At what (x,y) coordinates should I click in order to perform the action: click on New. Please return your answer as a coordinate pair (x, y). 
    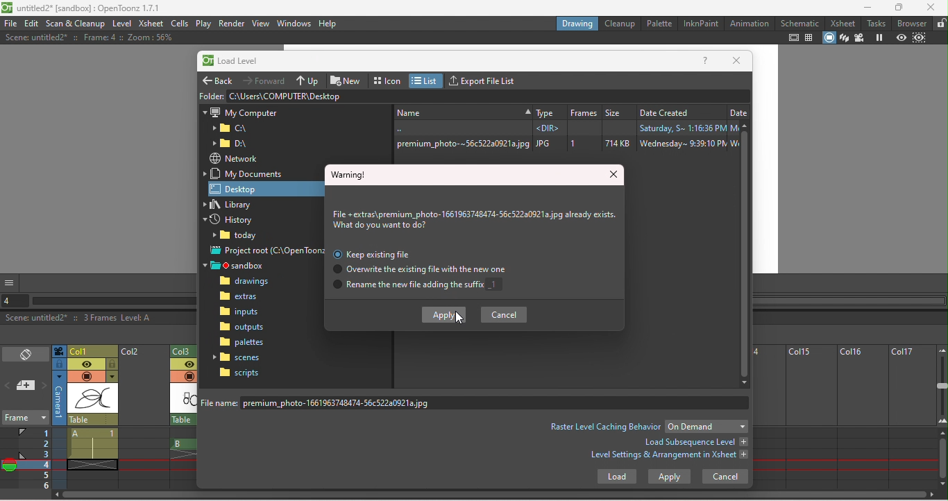
    Looking at the image, I should click on (348, 79).